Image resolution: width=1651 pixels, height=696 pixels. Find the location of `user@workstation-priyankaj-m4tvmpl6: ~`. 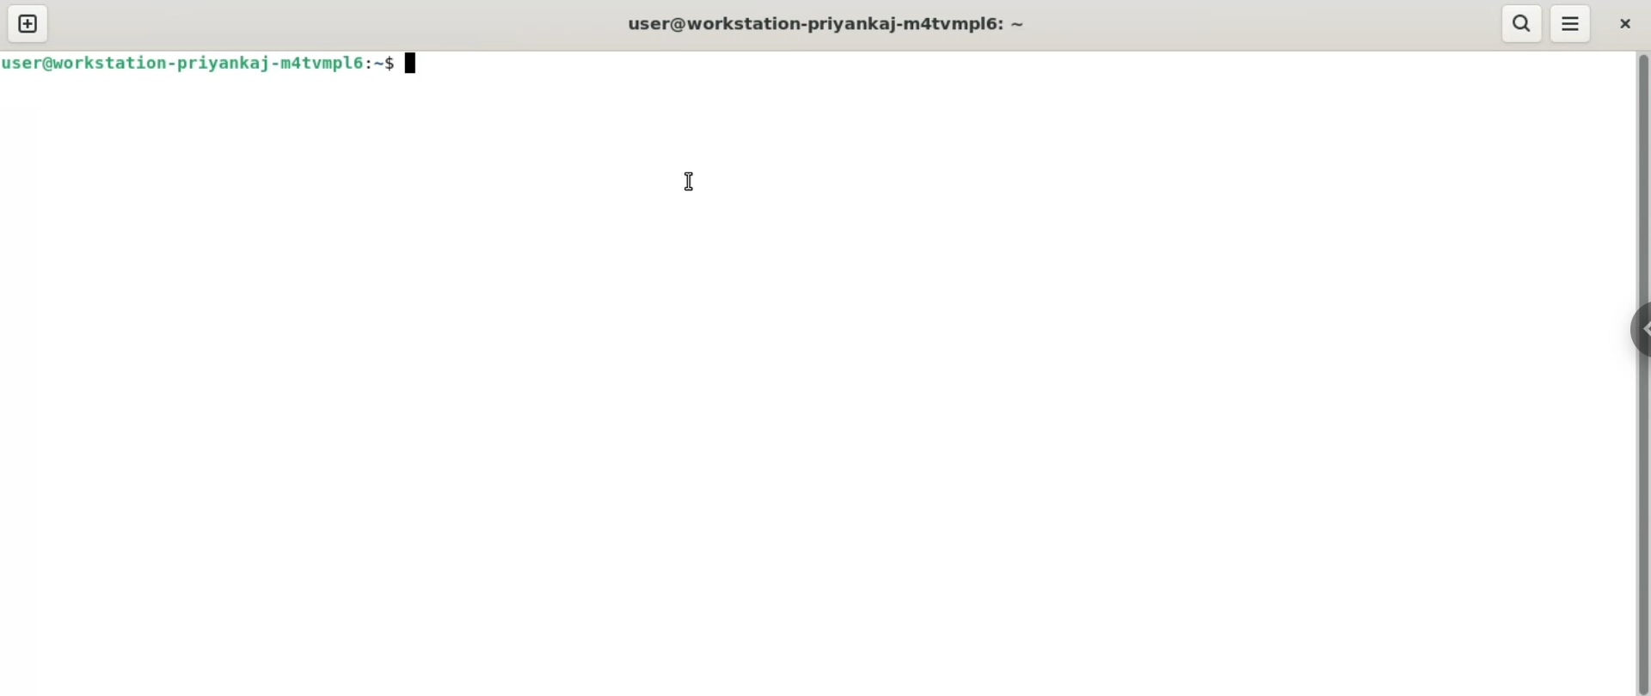

user@workstation-priyankaj-m4tvmpl6: ~ is located at coordinates (819, 24).